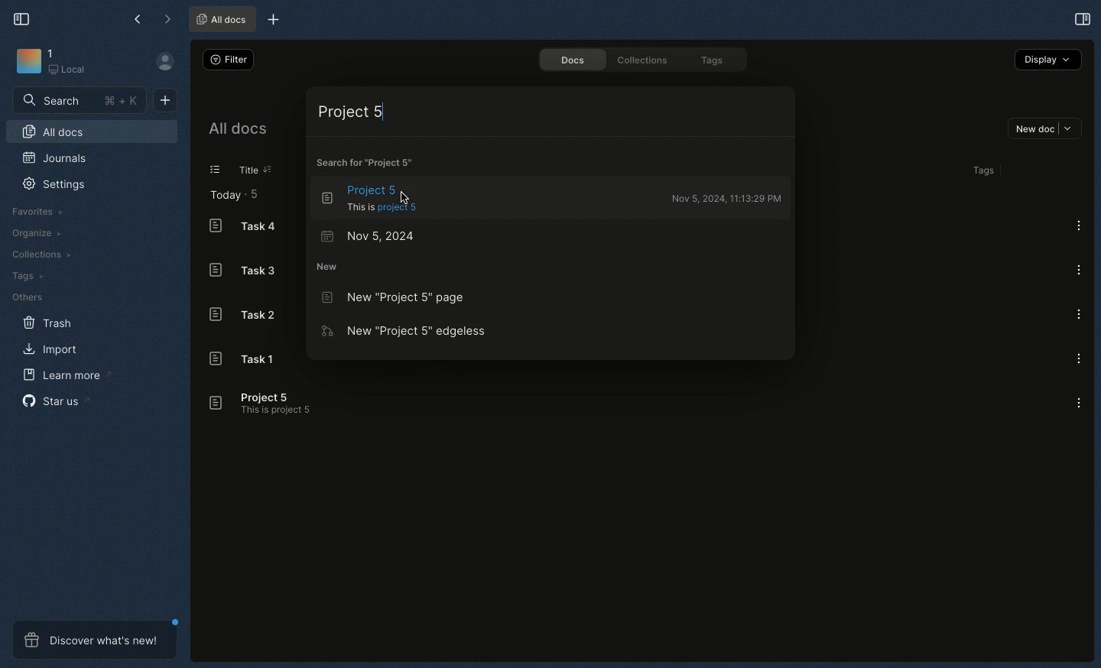  Describe the element at coordinates (711, 59) in the screenshot. I see `Tags` at that location.